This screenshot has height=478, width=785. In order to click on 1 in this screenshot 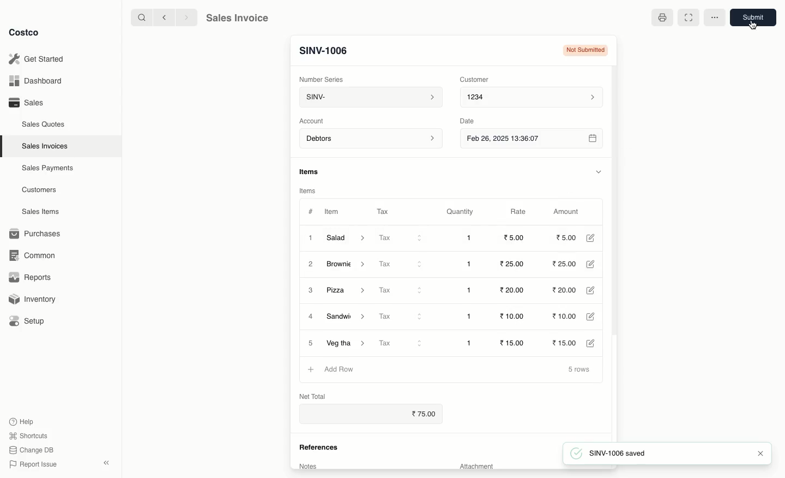, I will do `click(469, 318)`.